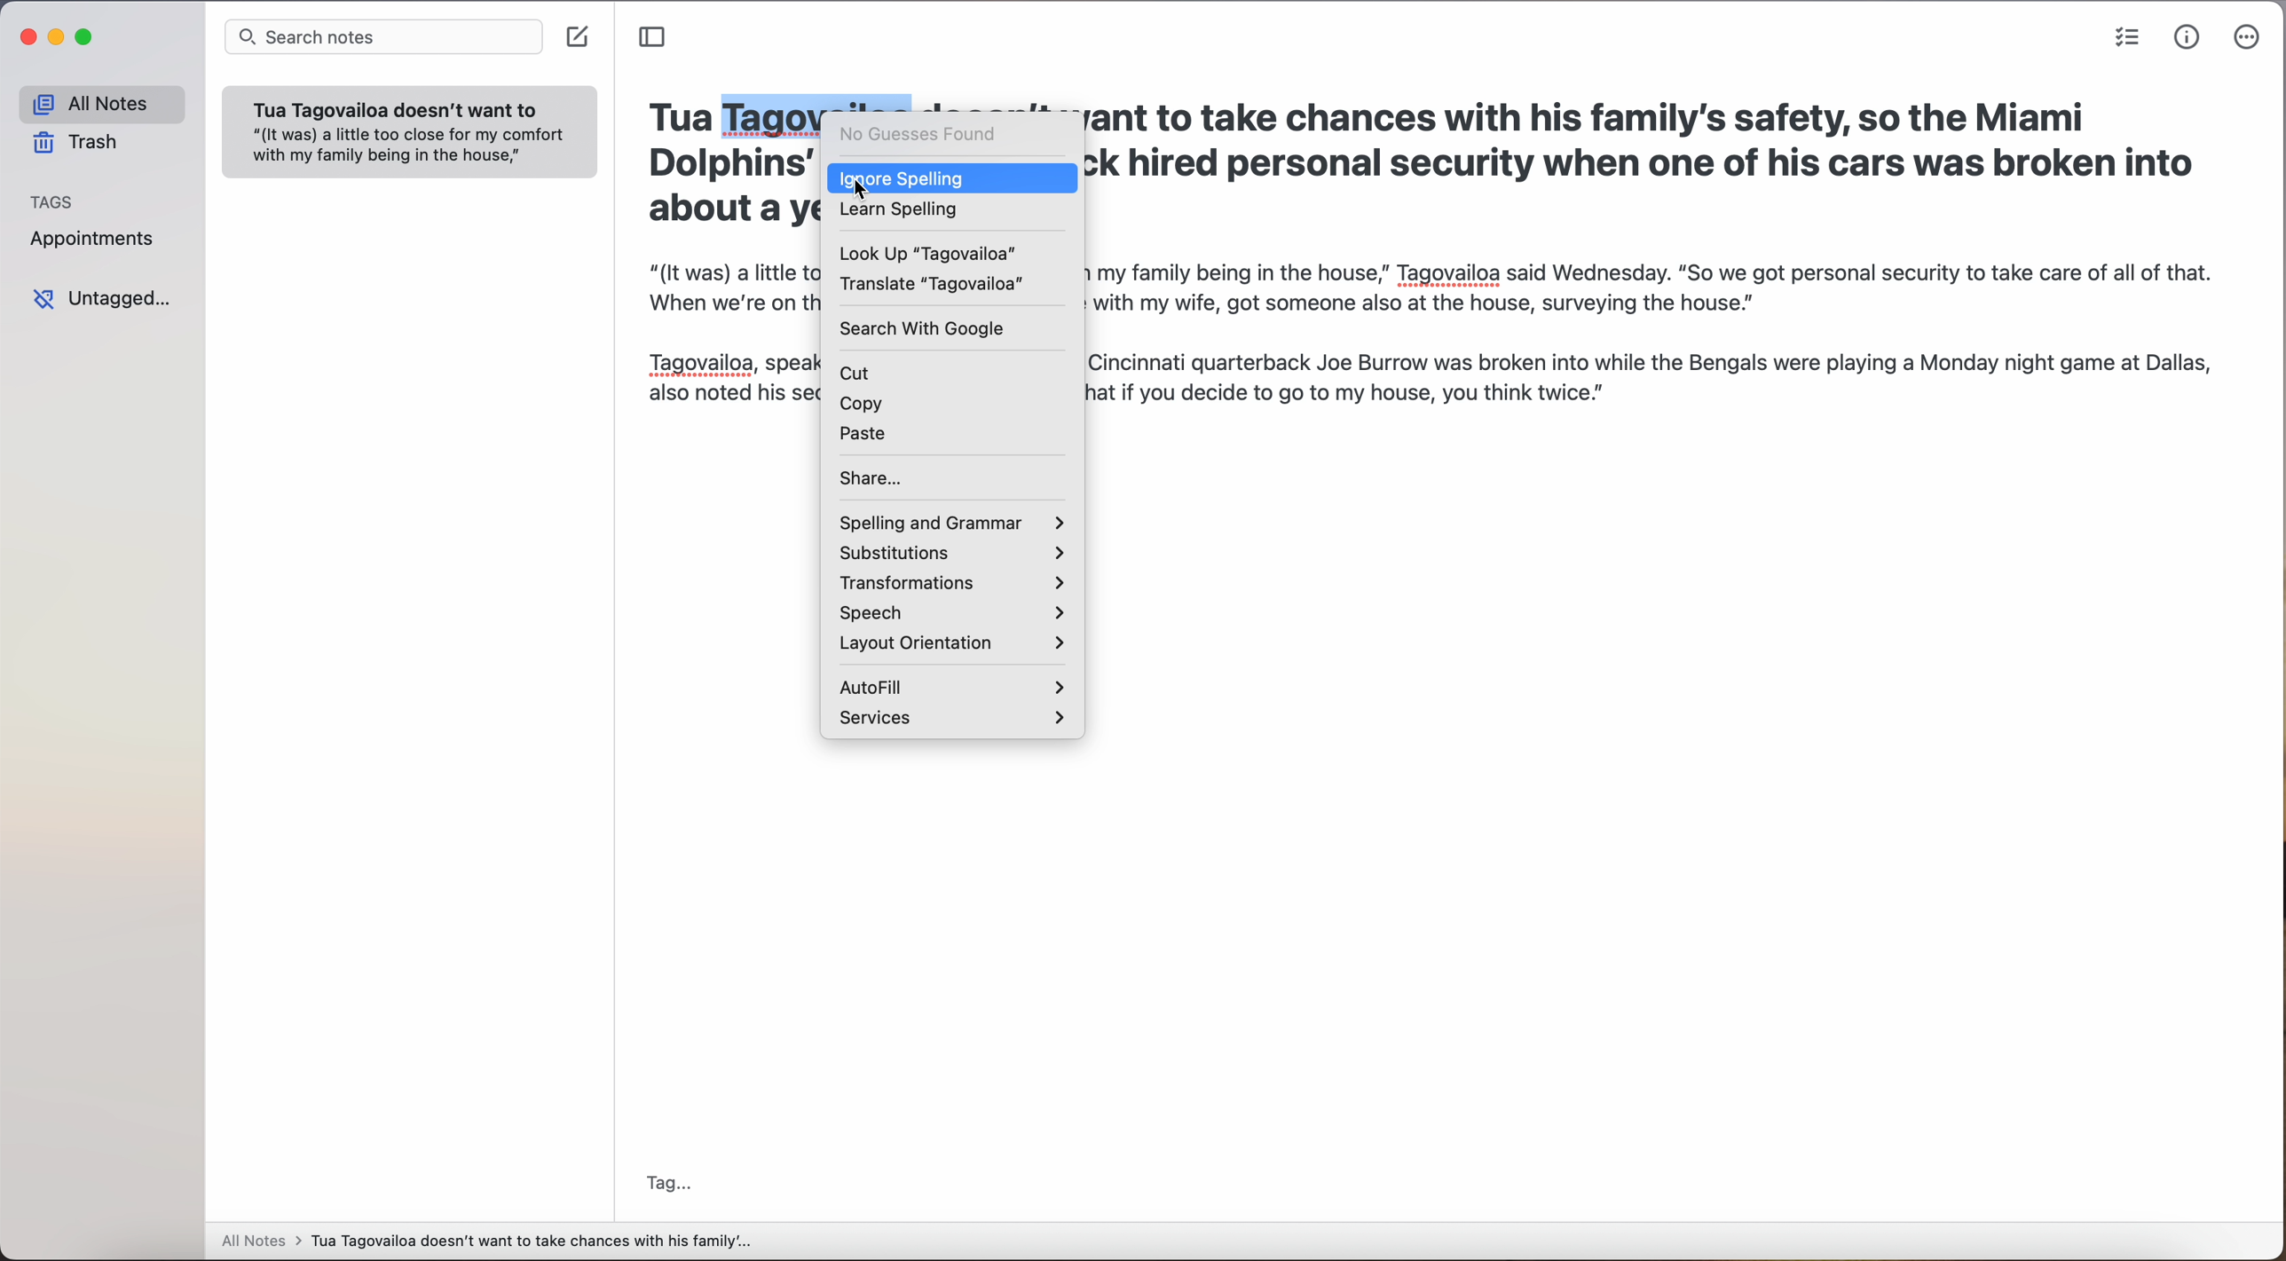  What do you see at coordinates (953, 552) in the screenshot?
I see `substitutions` at bounding box center [953, 552].